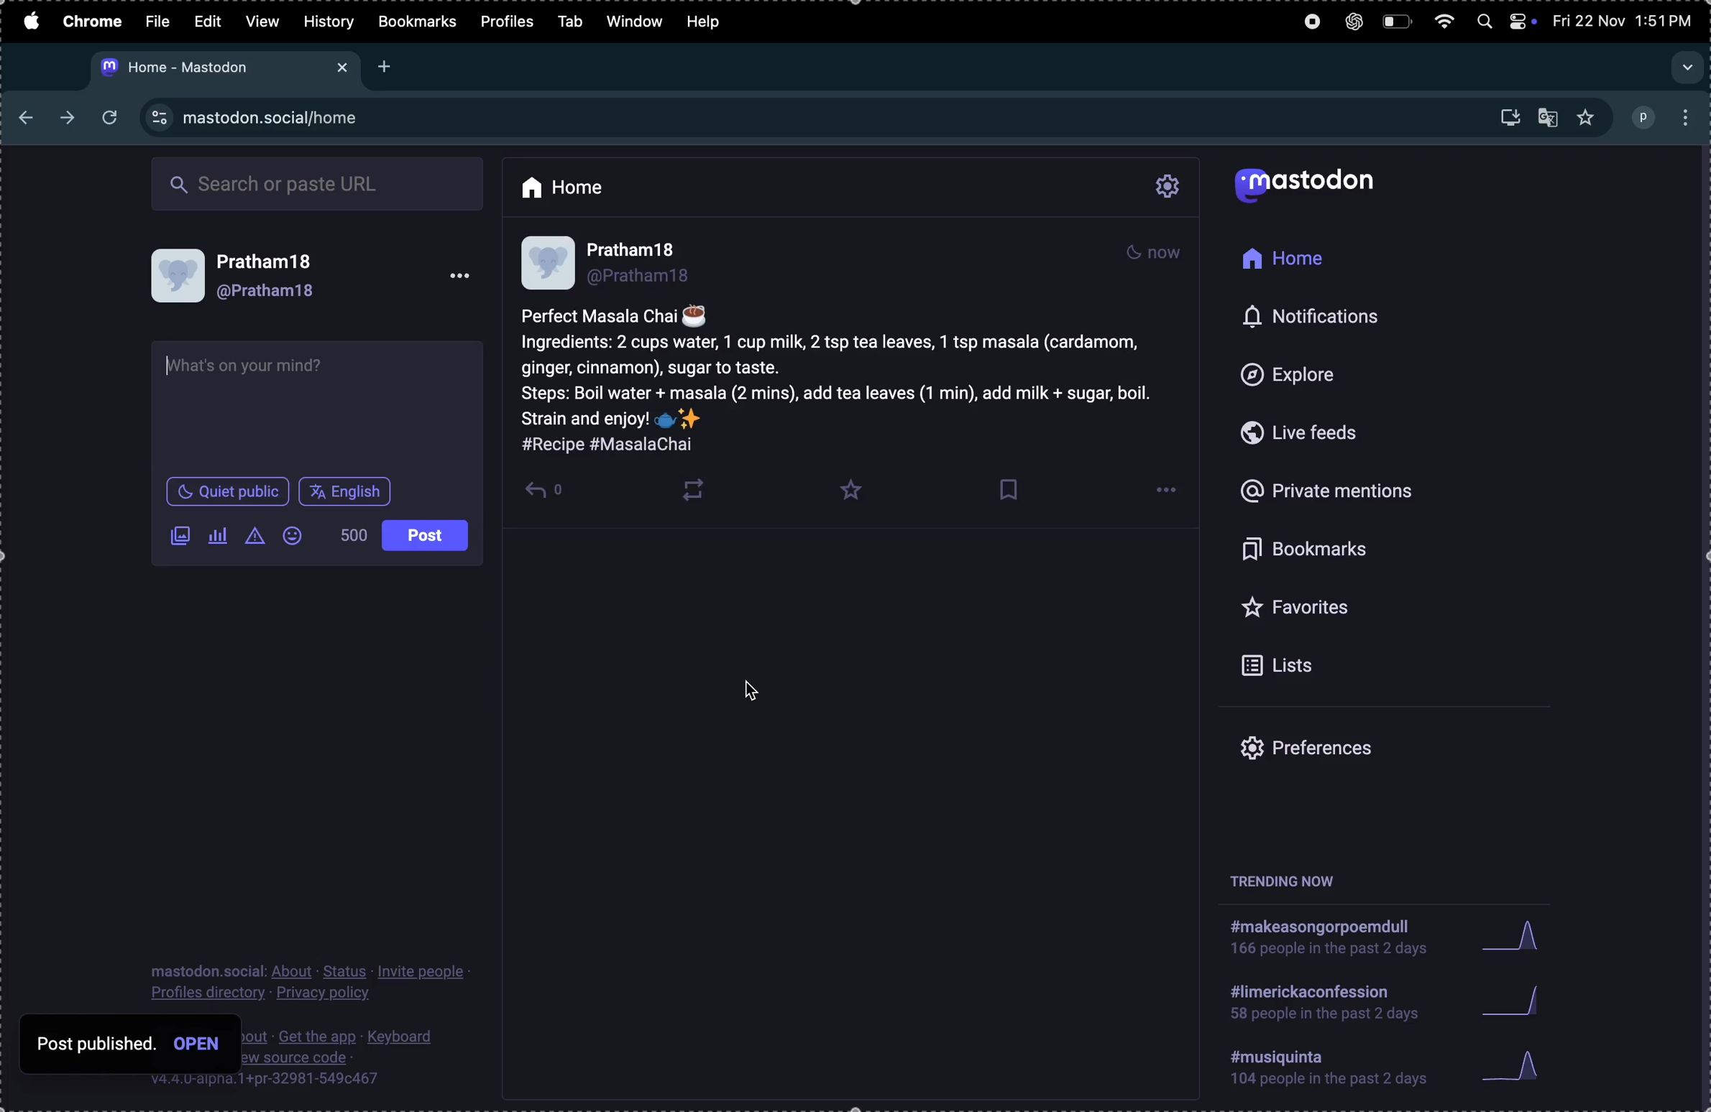  Describe the element at coordinates (1308, 22) in the screenshot. I see `record` at that location.